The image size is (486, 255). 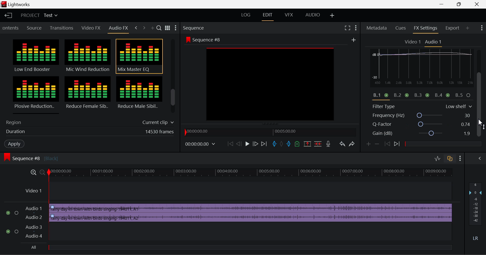 I want to click on Search, so click(x=160, y=28).